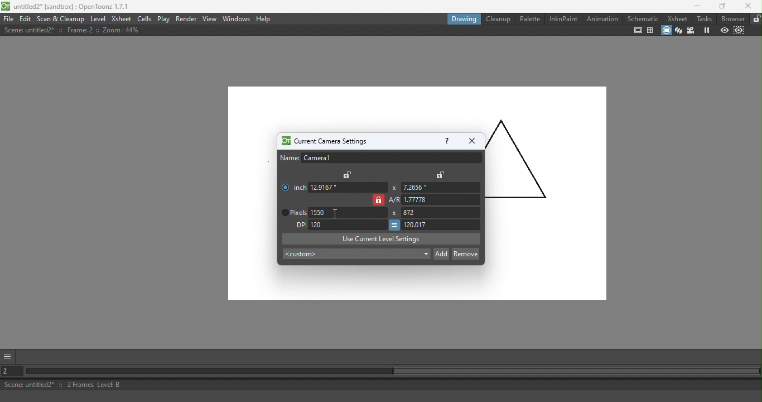 This screenshot has width=762, height=402. Describe the element at coordinates (678, 31) in the screenshot. I see `3D view` at that location.